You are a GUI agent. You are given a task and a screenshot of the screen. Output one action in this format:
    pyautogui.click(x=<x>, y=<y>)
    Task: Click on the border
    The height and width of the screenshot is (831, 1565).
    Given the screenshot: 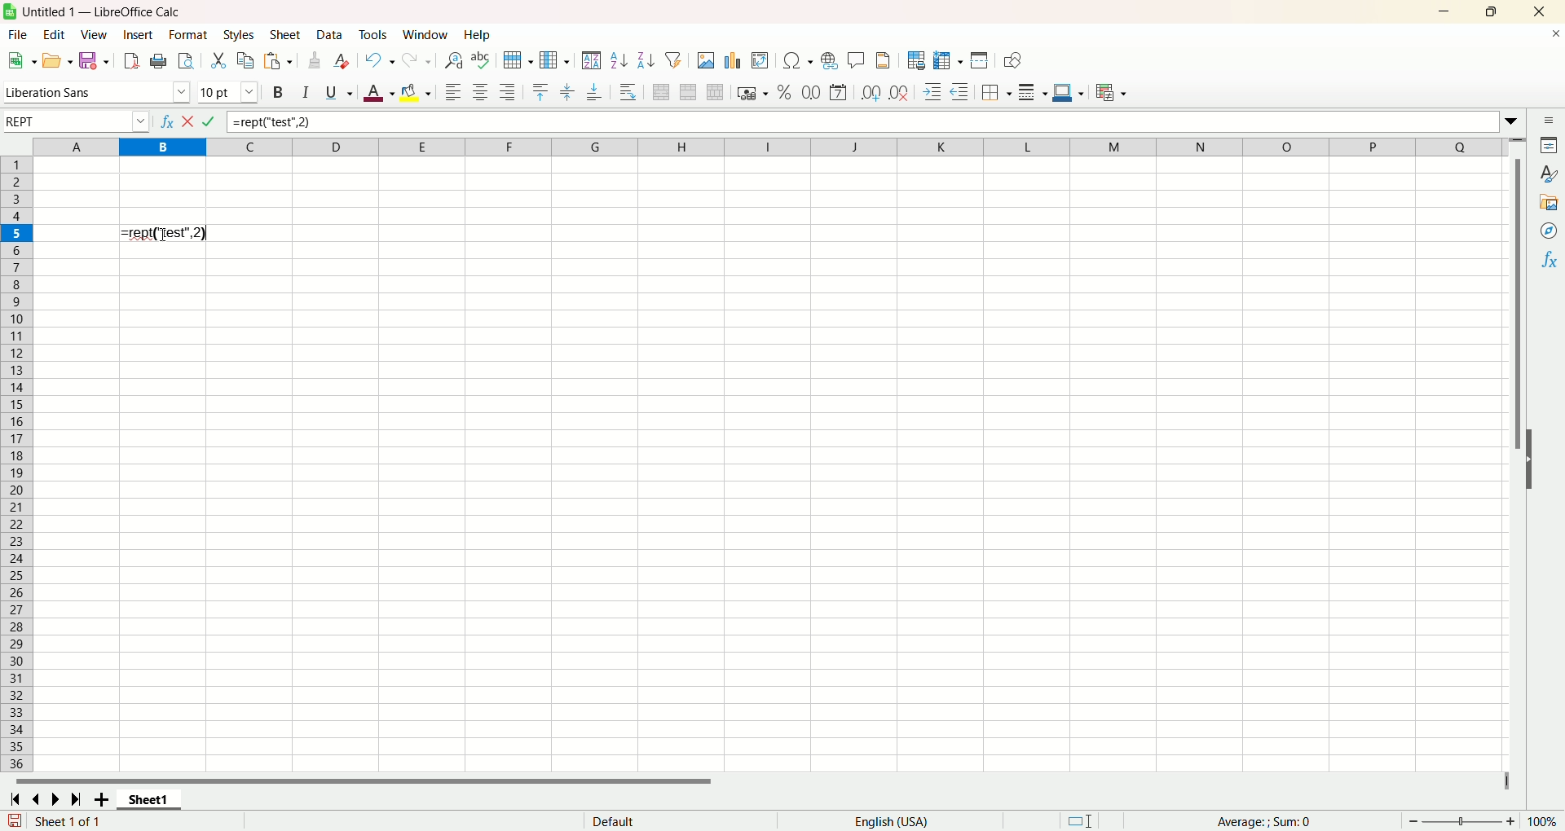 What is the action you would take?
    pyautogui.click(x=997, y=94)
    